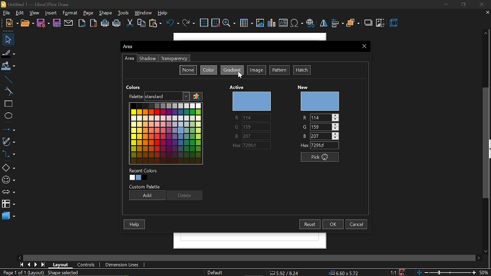  I want to click on image, so click(257, 71).